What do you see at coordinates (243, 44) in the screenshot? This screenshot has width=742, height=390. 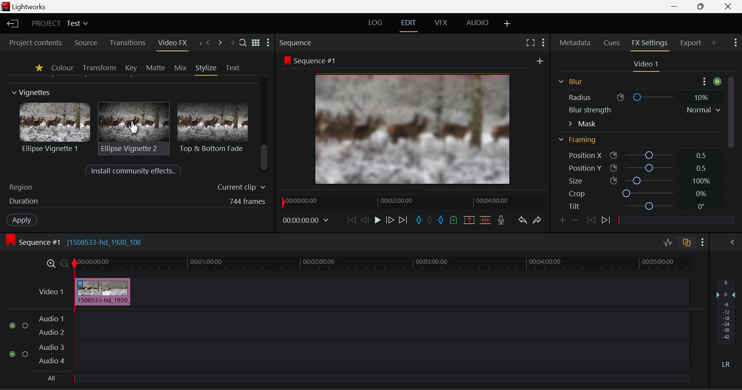 I see `Search` at bounding box center [243, 44].